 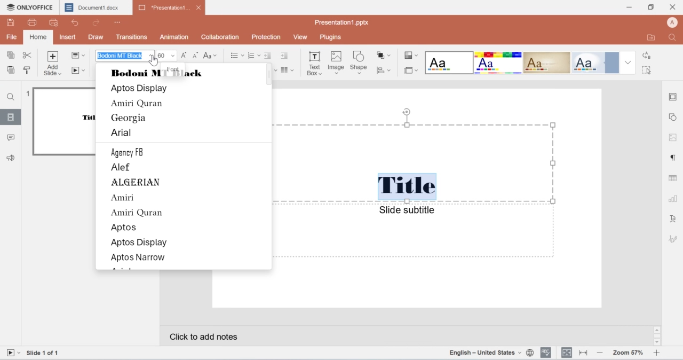 I want to click on text box, so click(x=314, y=65).